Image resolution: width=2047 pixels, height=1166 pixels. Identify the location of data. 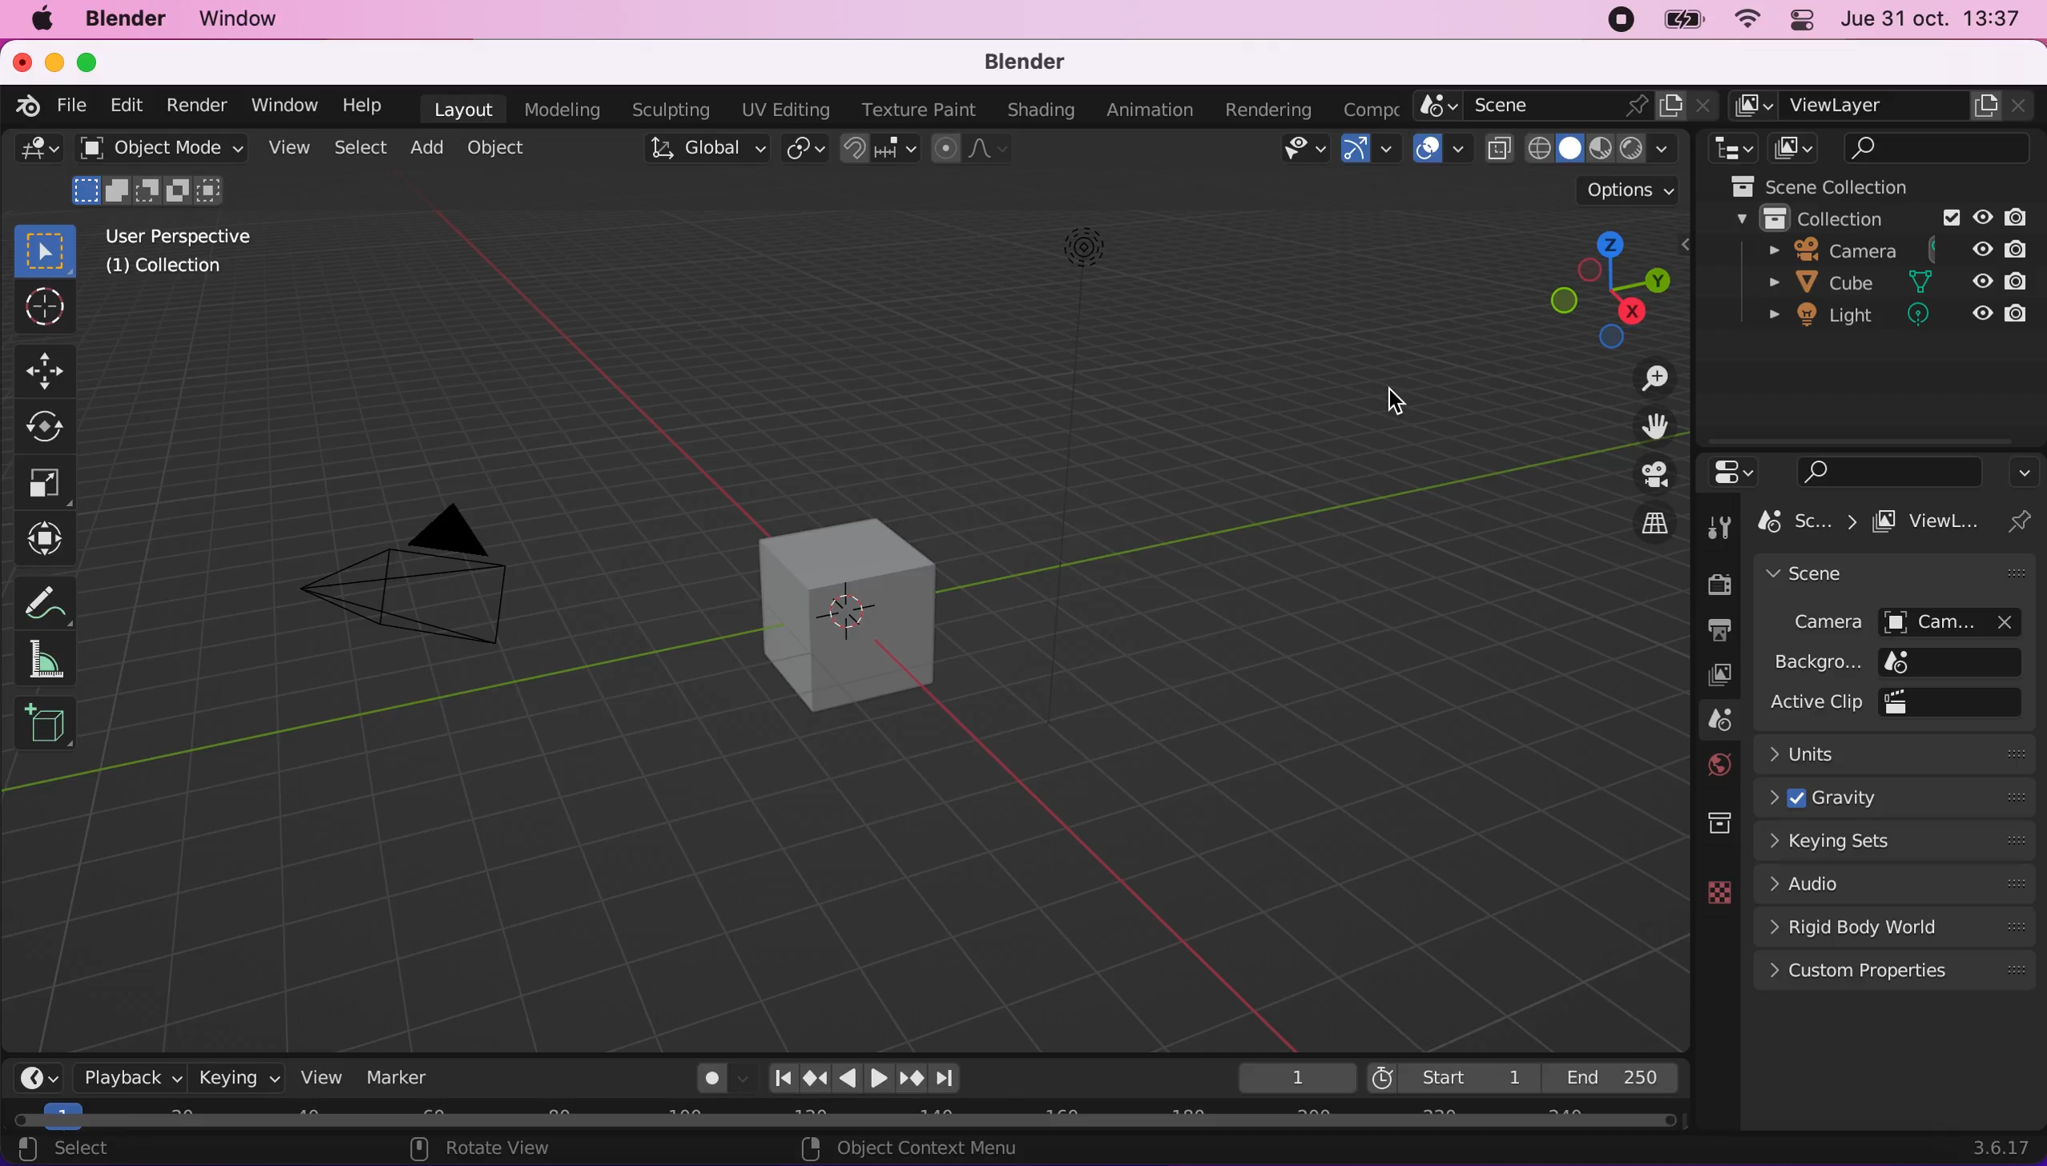
(1711, 891).